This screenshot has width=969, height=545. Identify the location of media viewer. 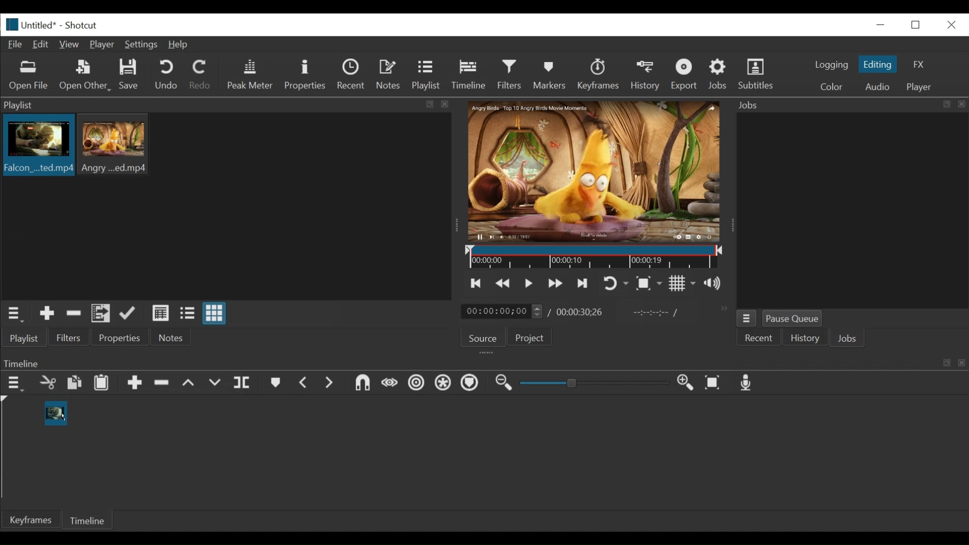
(593, 171).